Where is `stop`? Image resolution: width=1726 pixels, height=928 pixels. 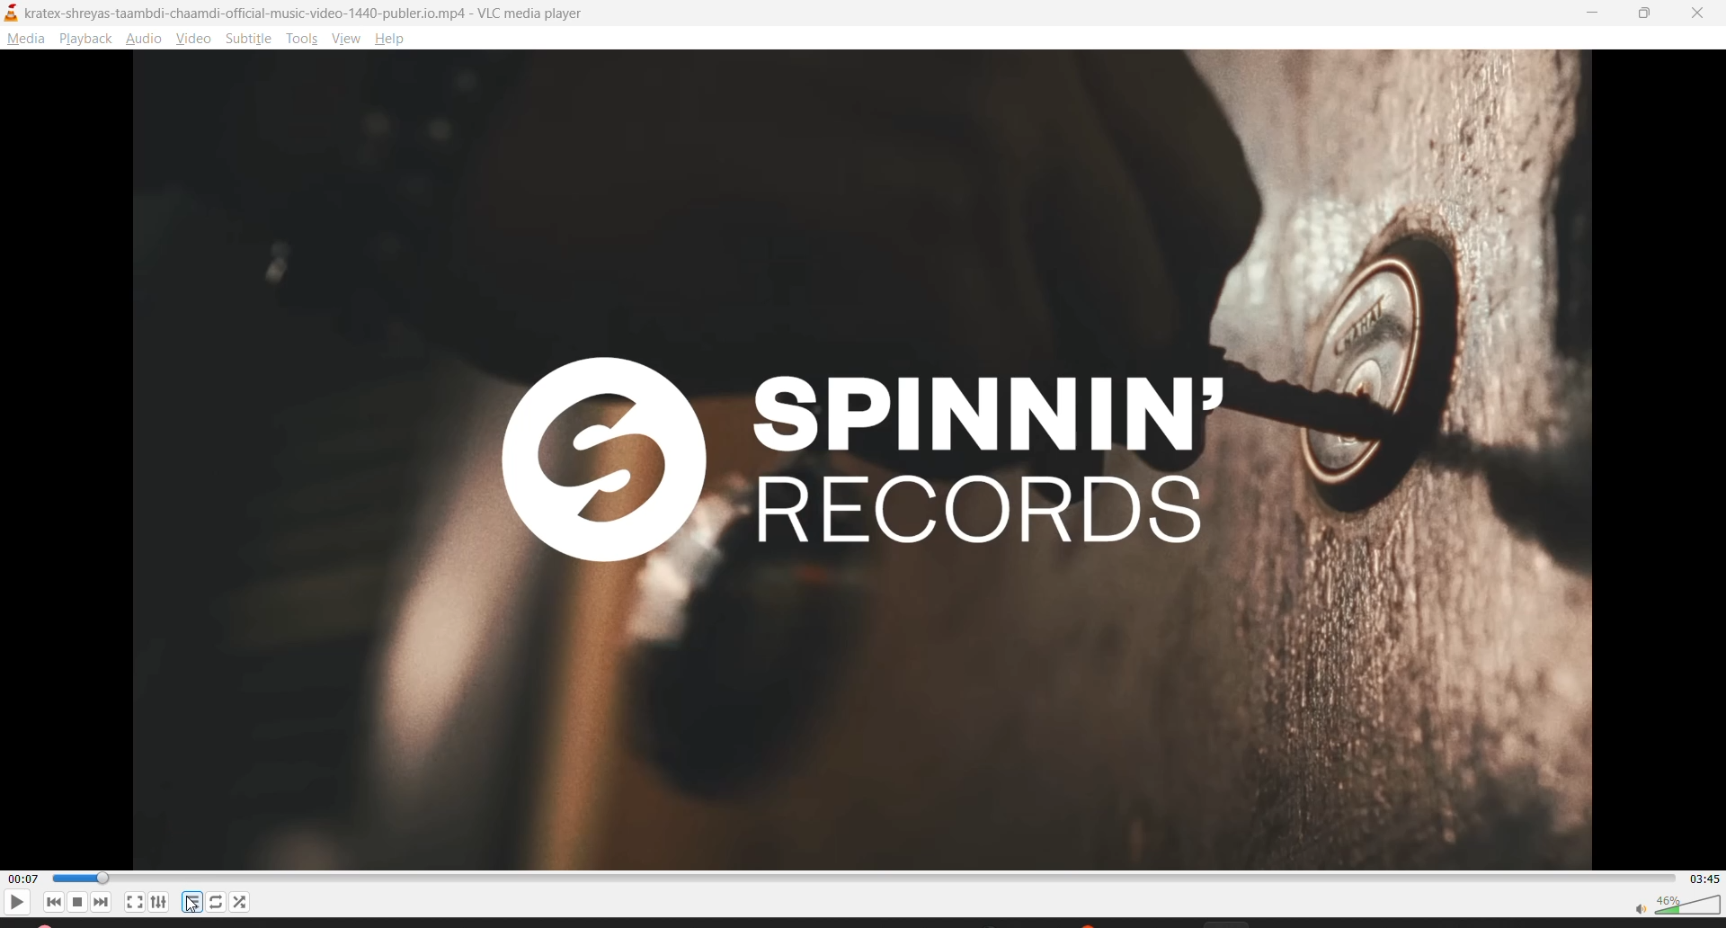
stop is located at coordinates (76, 902).